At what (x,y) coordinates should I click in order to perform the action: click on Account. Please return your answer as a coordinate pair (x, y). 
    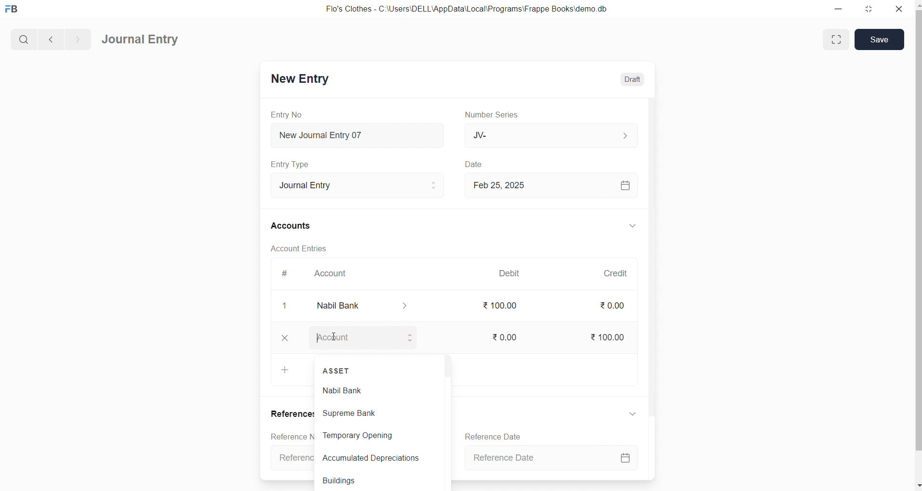
    Looking at the image, I should click on (375, 306).